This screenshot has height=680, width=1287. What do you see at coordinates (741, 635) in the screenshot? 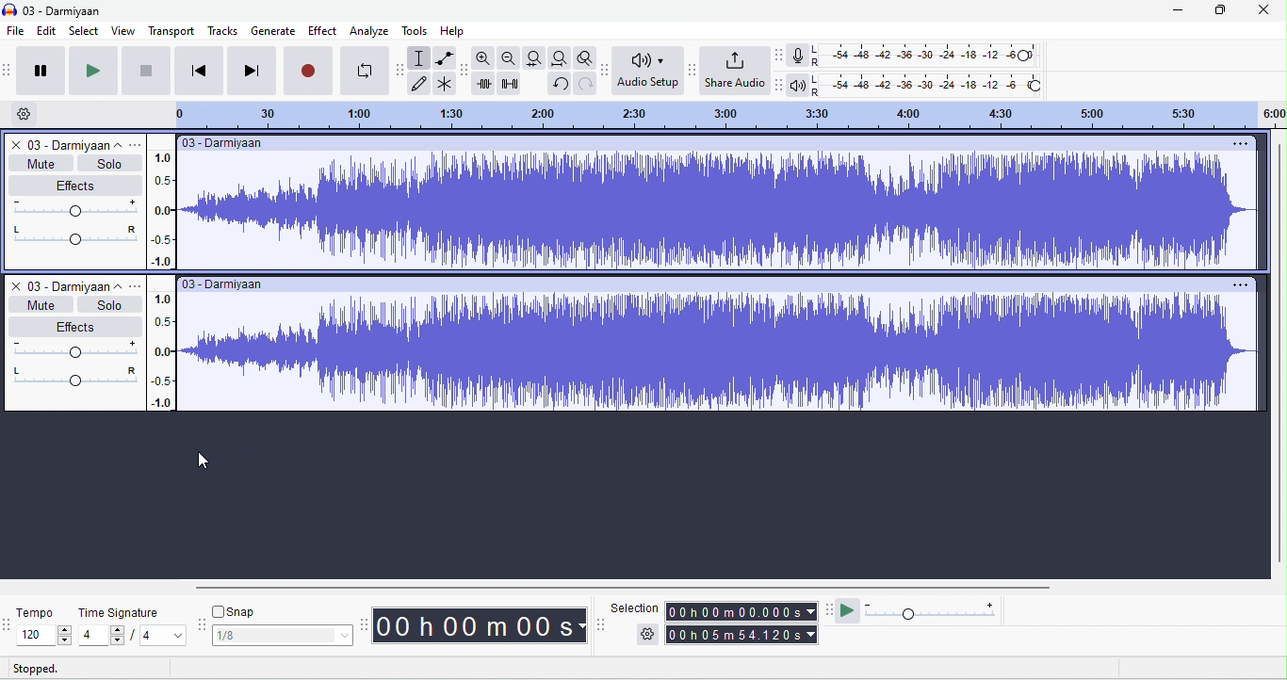
I see `total time` at bounding box center [741, 635].